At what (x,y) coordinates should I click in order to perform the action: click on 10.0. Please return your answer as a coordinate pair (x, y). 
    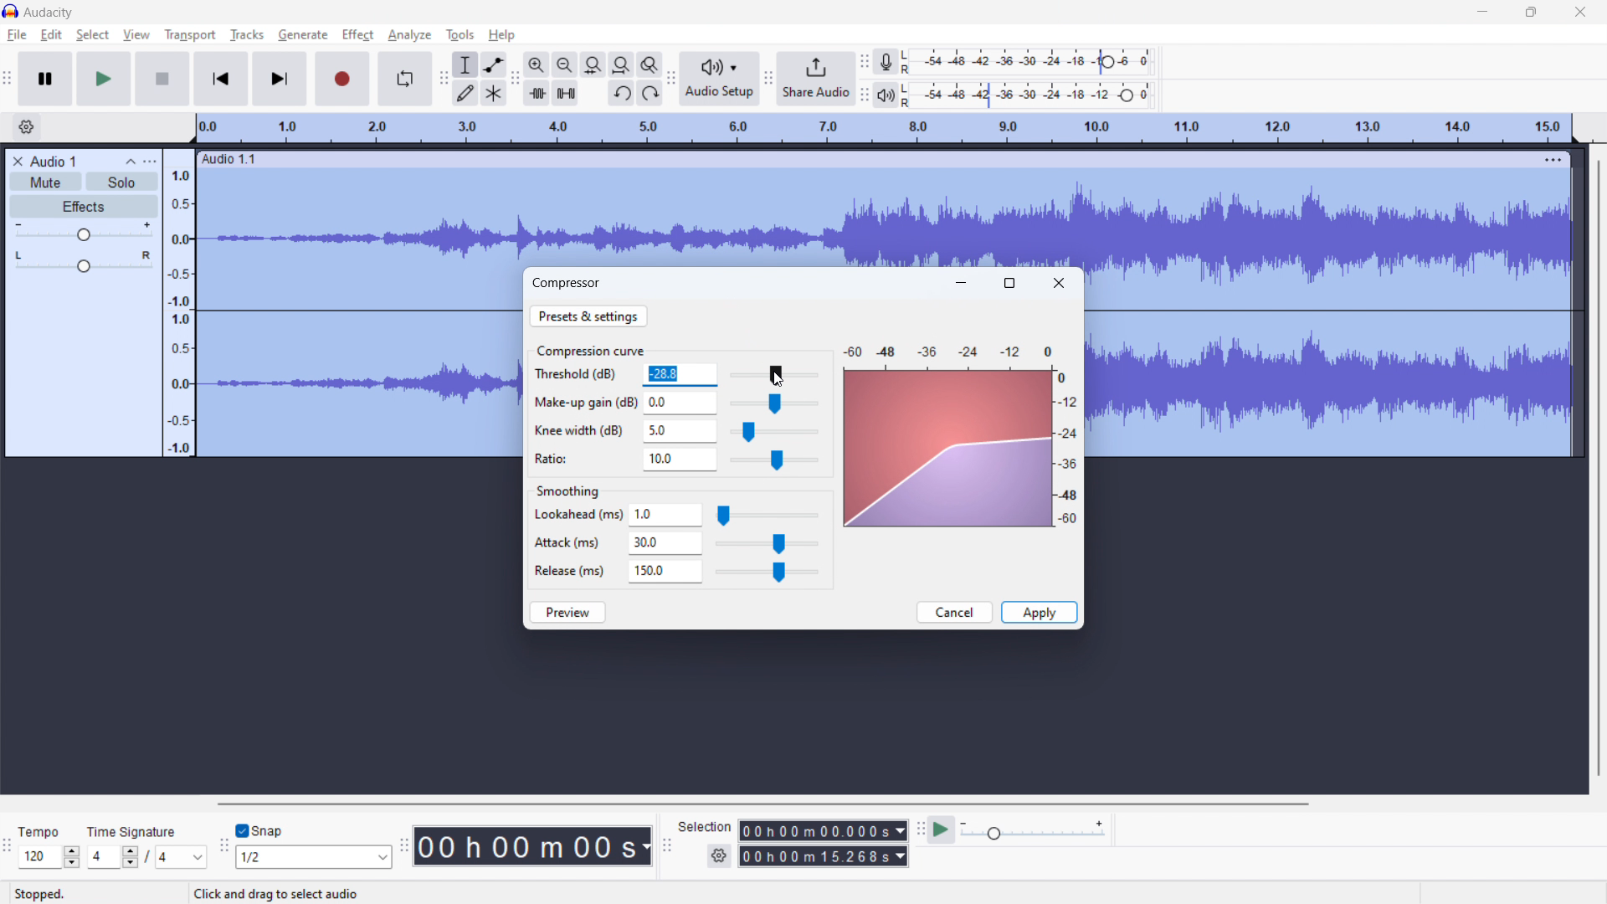
    Looking at the image, I should click on (680, 460).